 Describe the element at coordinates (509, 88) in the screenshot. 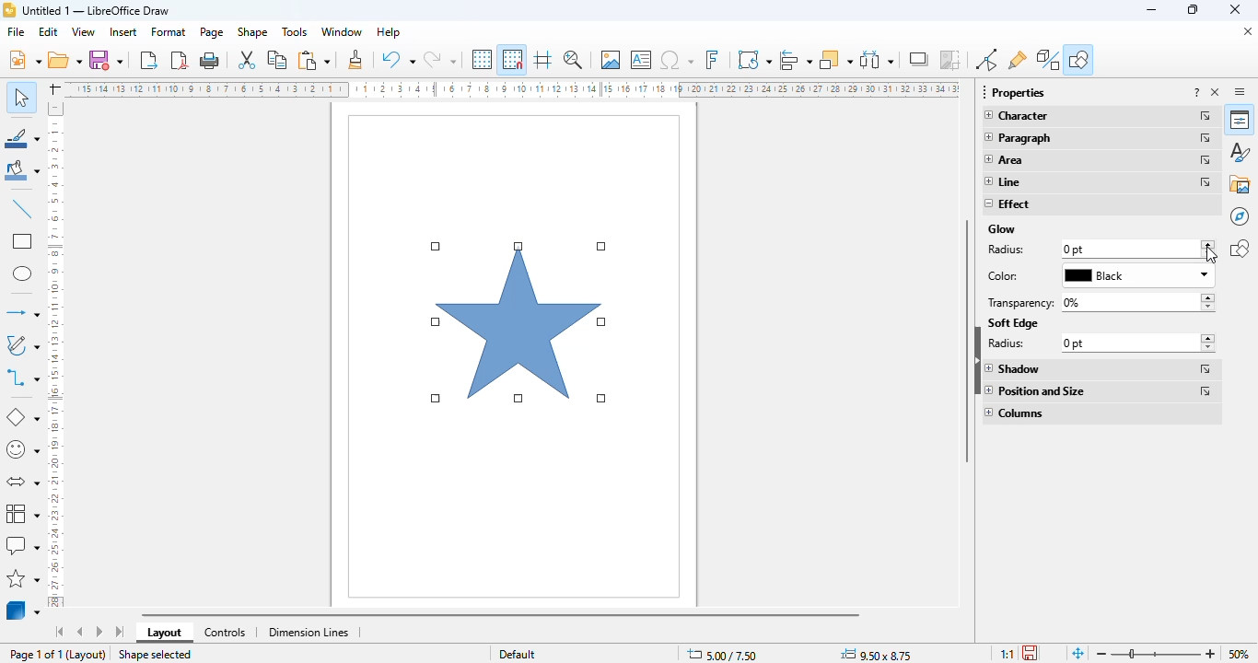

I see `ruler` at that location.